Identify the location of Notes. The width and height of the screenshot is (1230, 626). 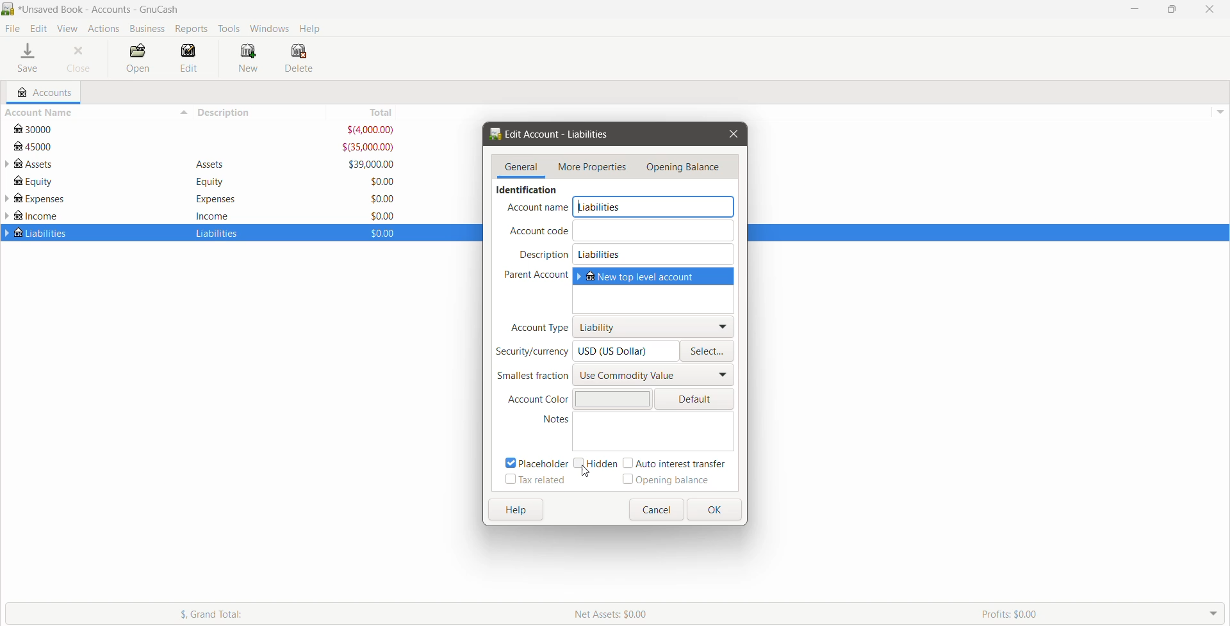
(546, 420).